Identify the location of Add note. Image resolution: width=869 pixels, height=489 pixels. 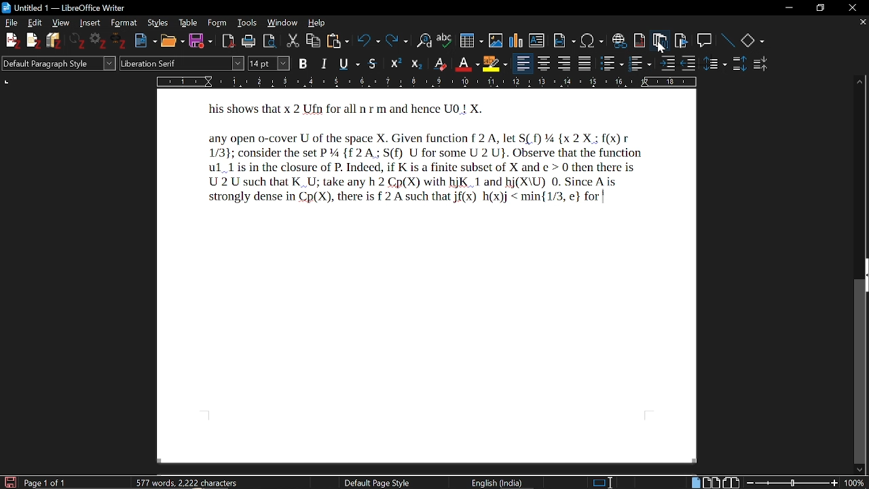
(34, 41).